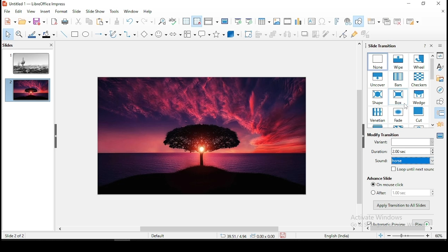 This screenshot has width=448, height=252. Describe the element at coordinates (202, 136) in the screenshot. I see `image` at that location.